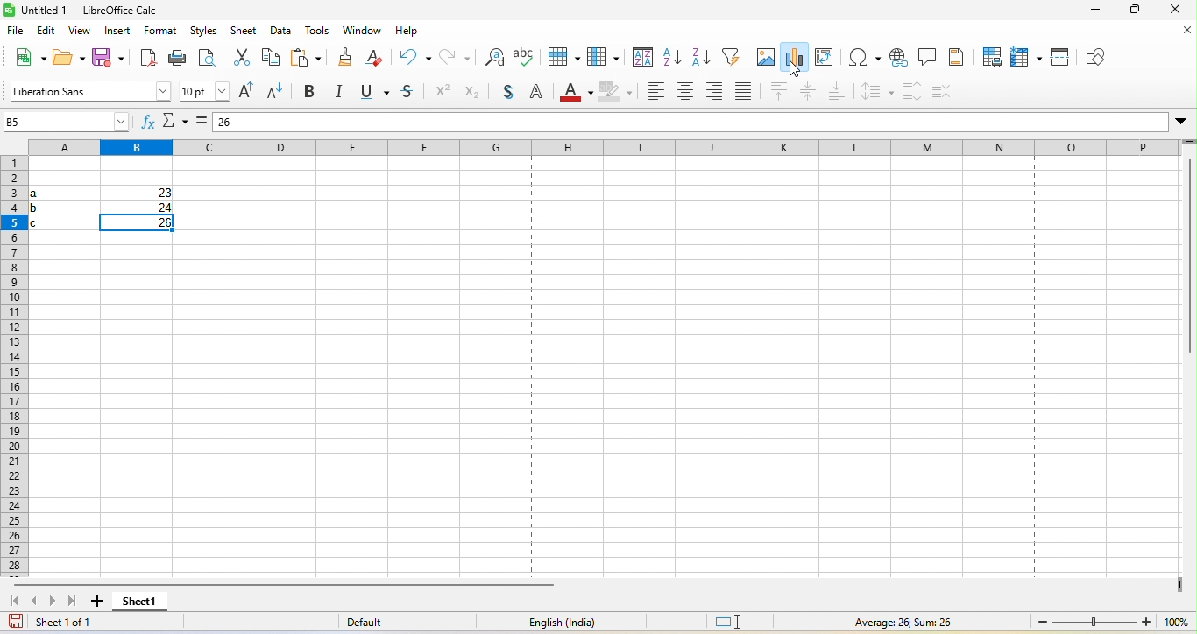 This screenshot has width=1197, height=634. What do you see at coordinates (374, 94) in the screenshot?
I see `underline` at bounding box center [374, 94].